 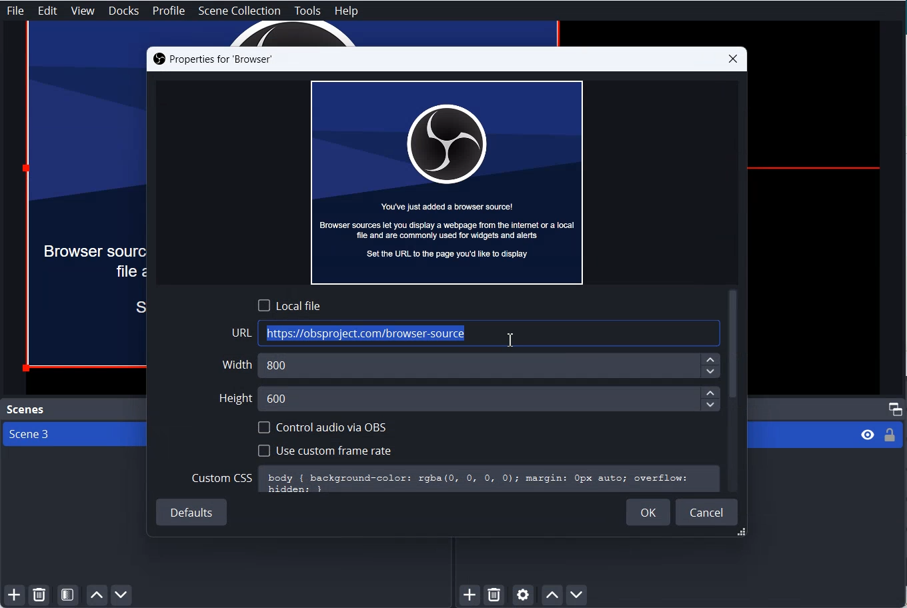 I want to click on Move scene up, so click(x=96, y=595).